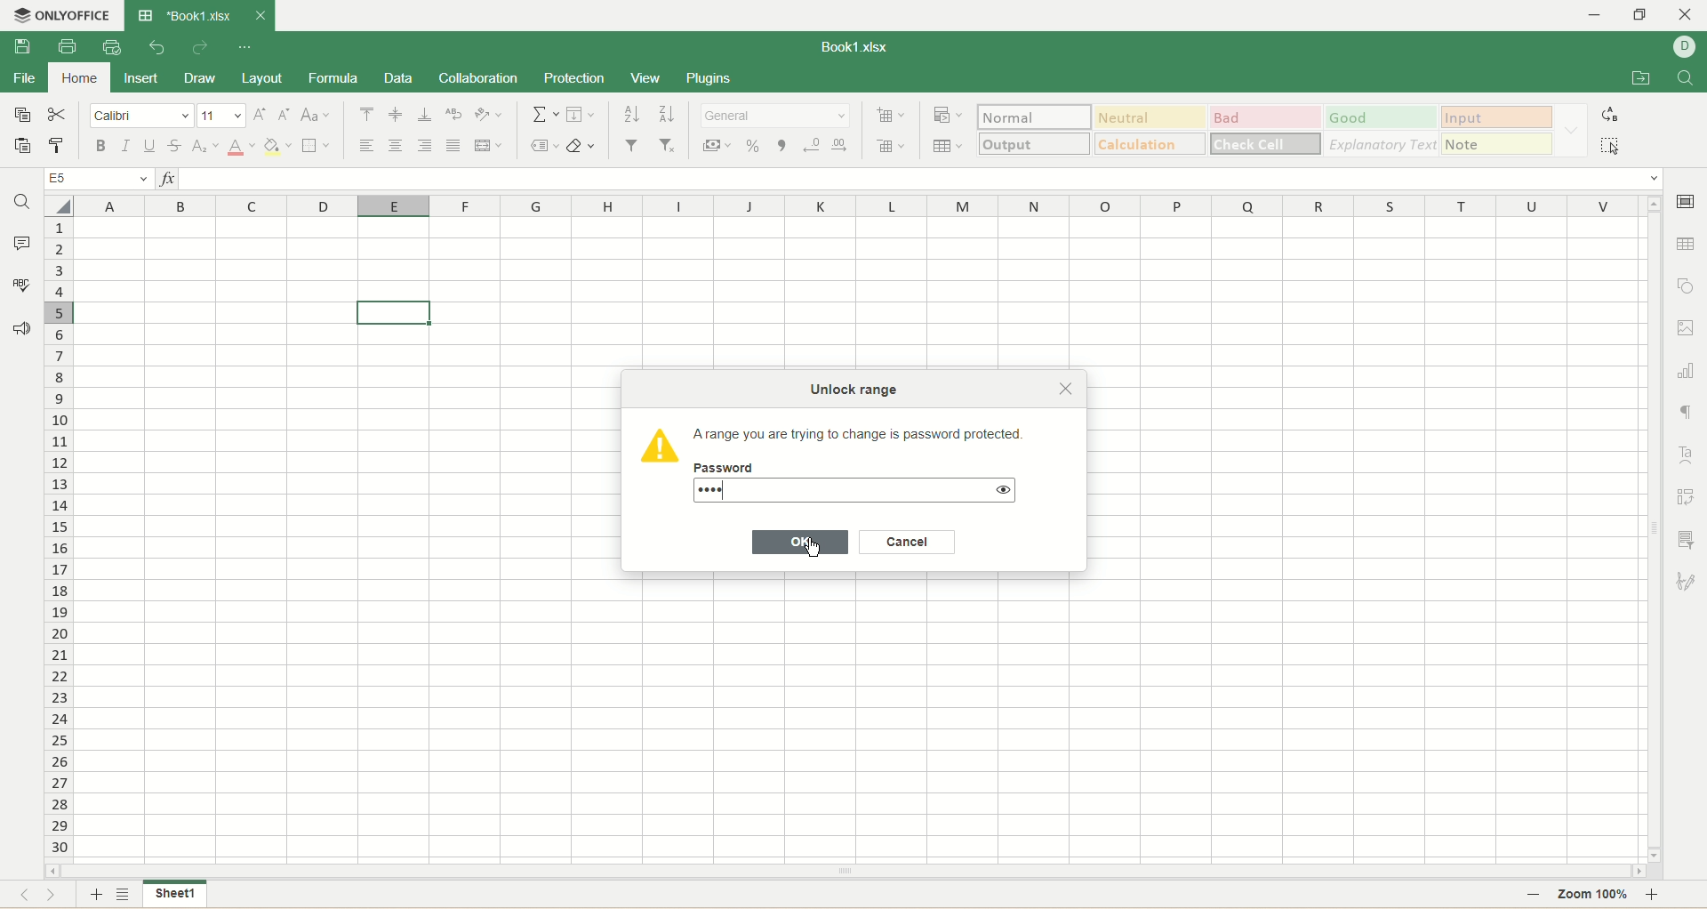  I want to click on chart settings, so click(1687, 372).